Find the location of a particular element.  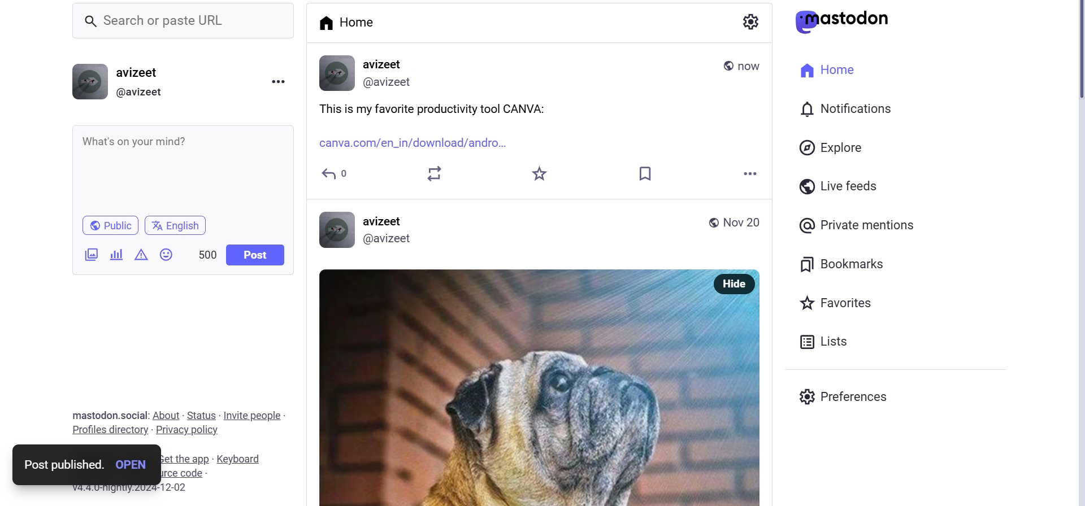

Search or paste URL is located at coordinates (189, 21).